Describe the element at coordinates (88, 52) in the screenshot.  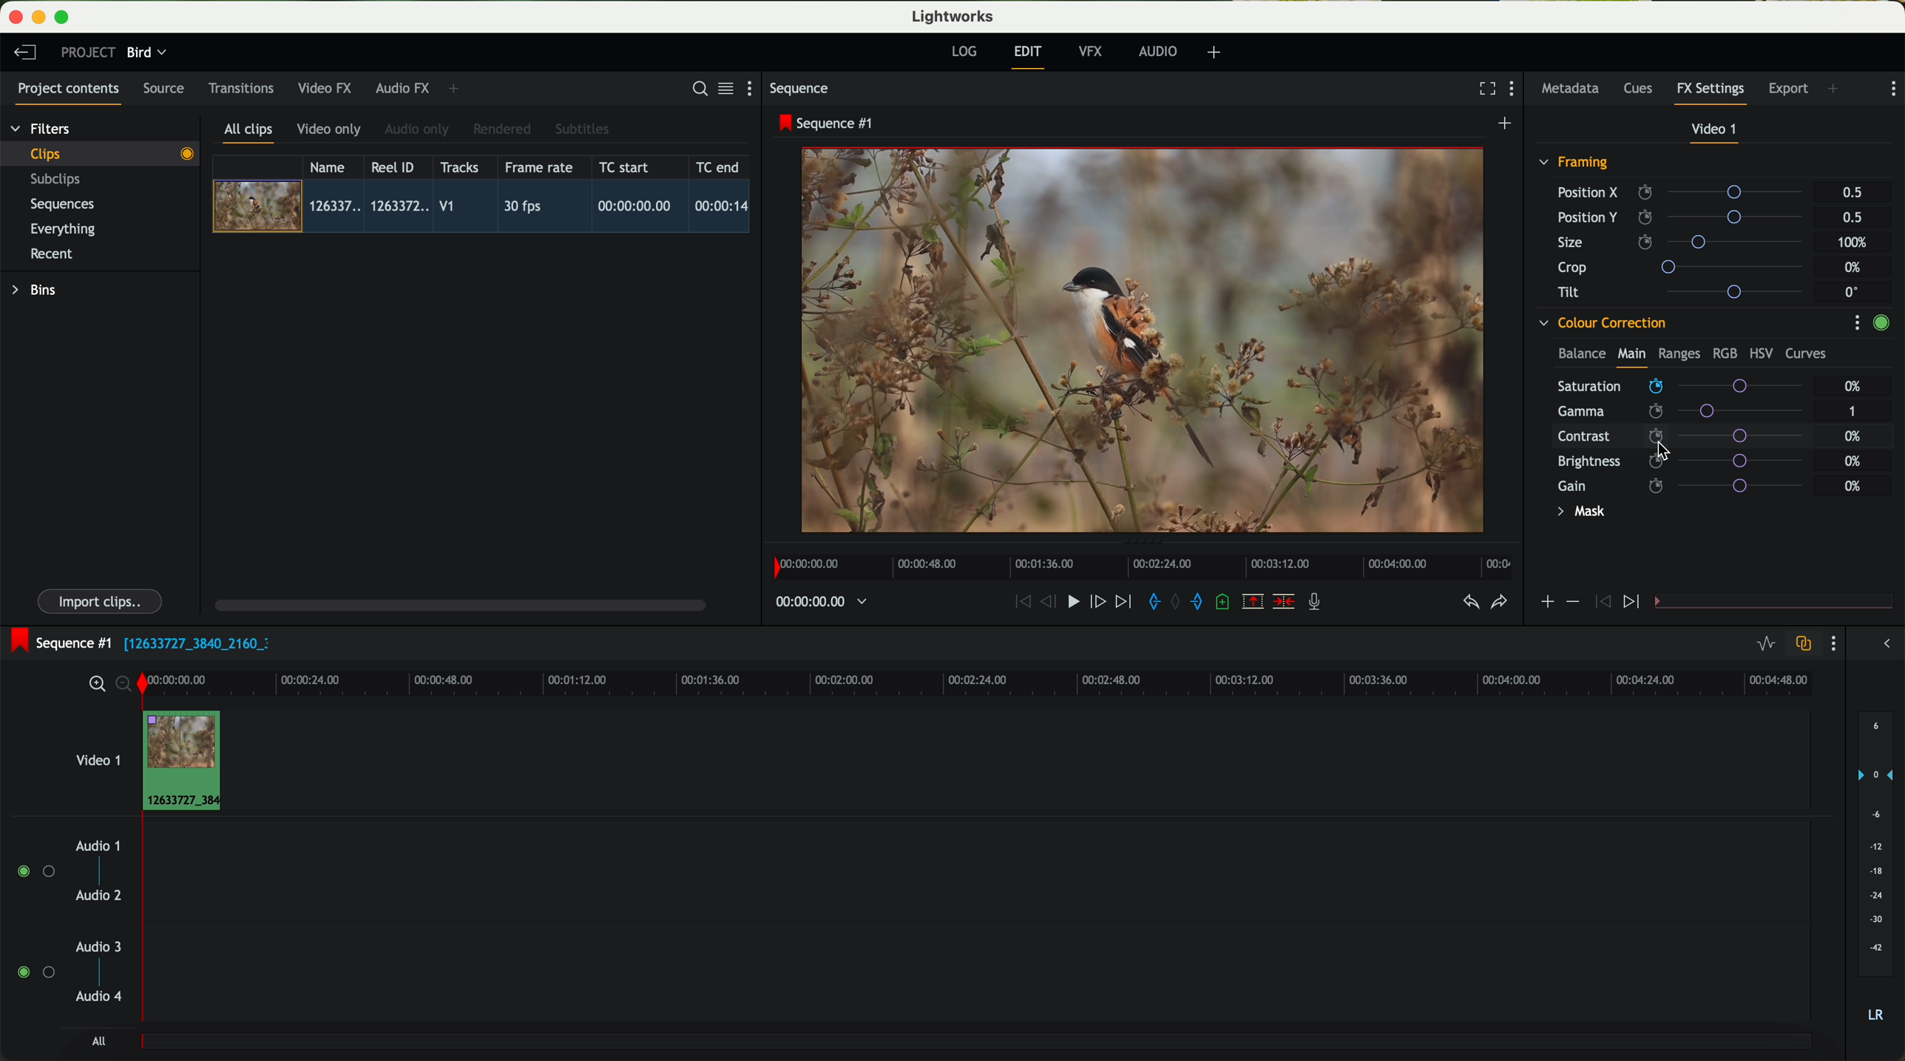
I see `project` at that location.